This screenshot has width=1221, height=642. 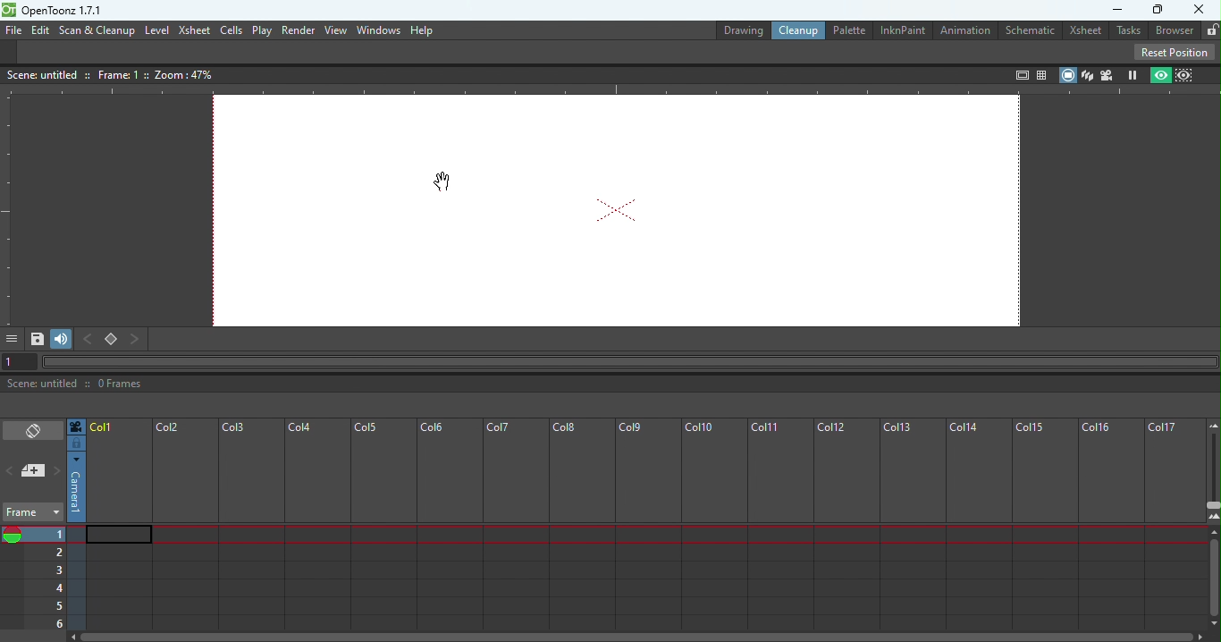 What do you see at coordinates (376, 30) in the screenshot?
I see `Window` at bounding box center [376, 30].